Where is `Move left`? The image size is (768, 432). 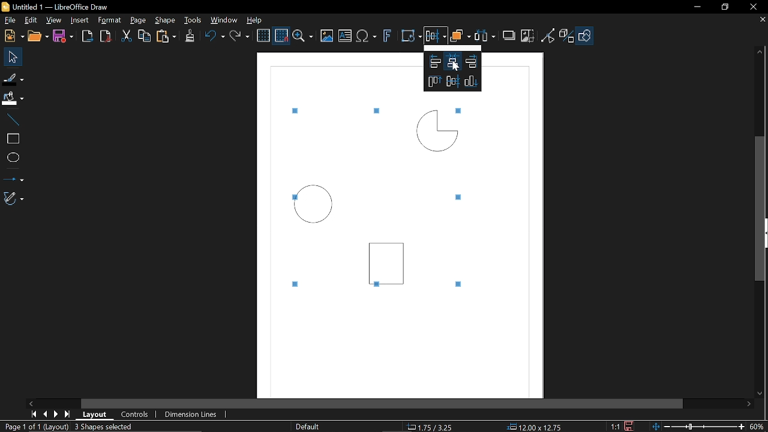
Move left is located at coordinates (31, 403).